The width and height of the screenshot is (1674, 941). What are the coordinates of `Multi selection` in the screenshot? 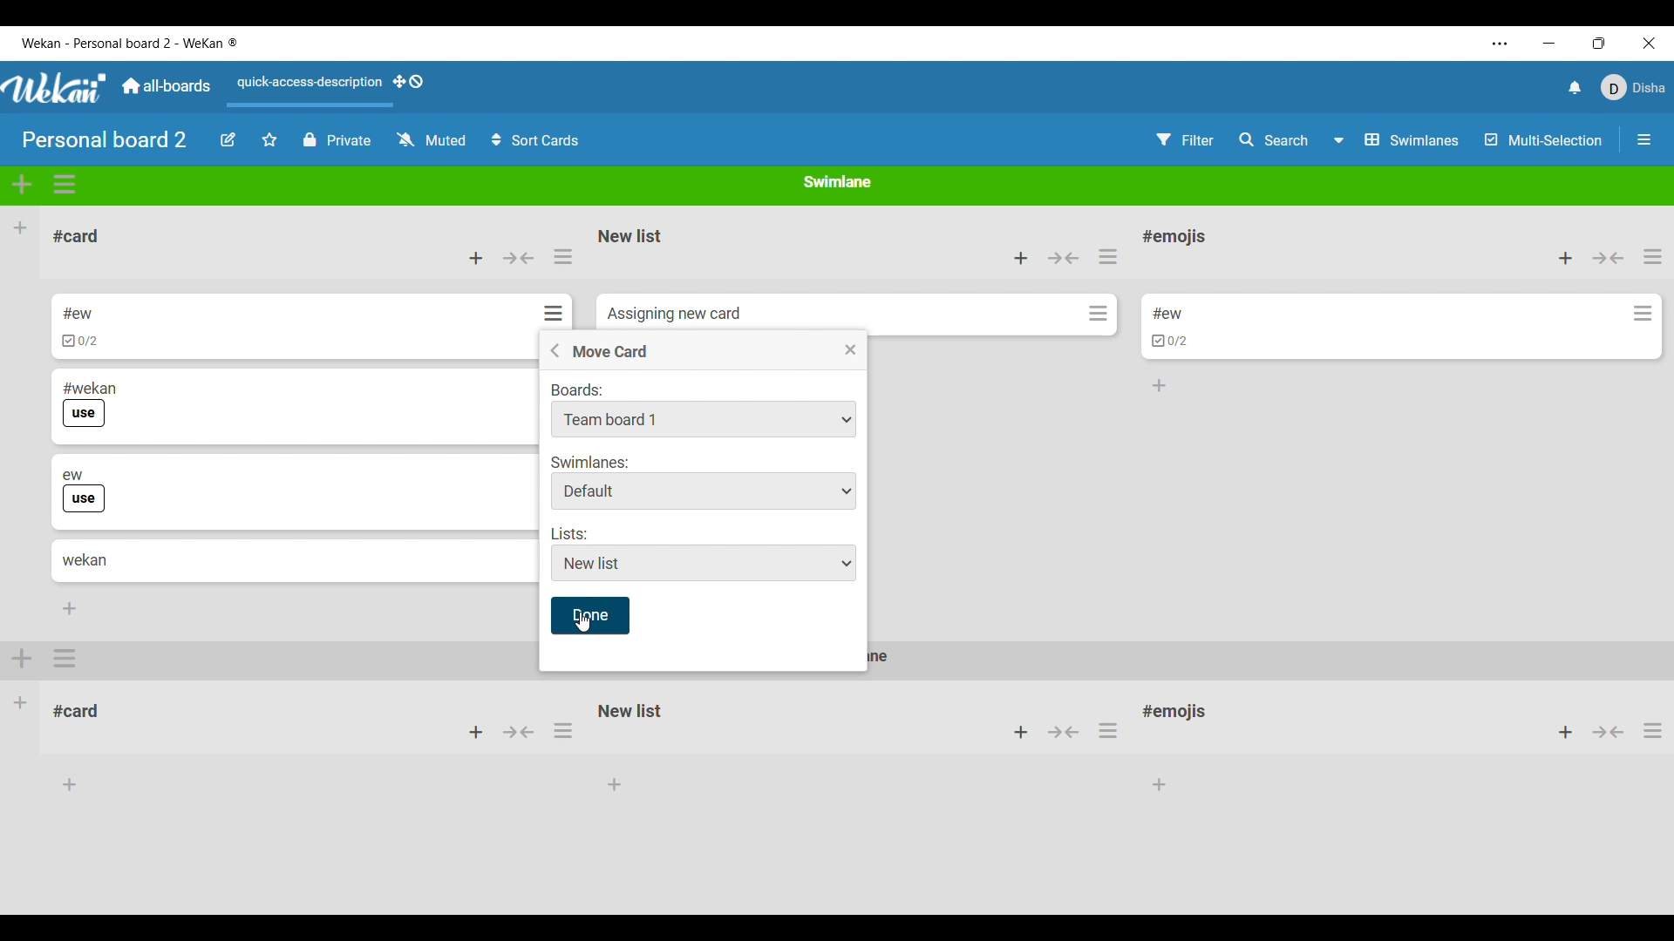 It's located at (1544, 140).